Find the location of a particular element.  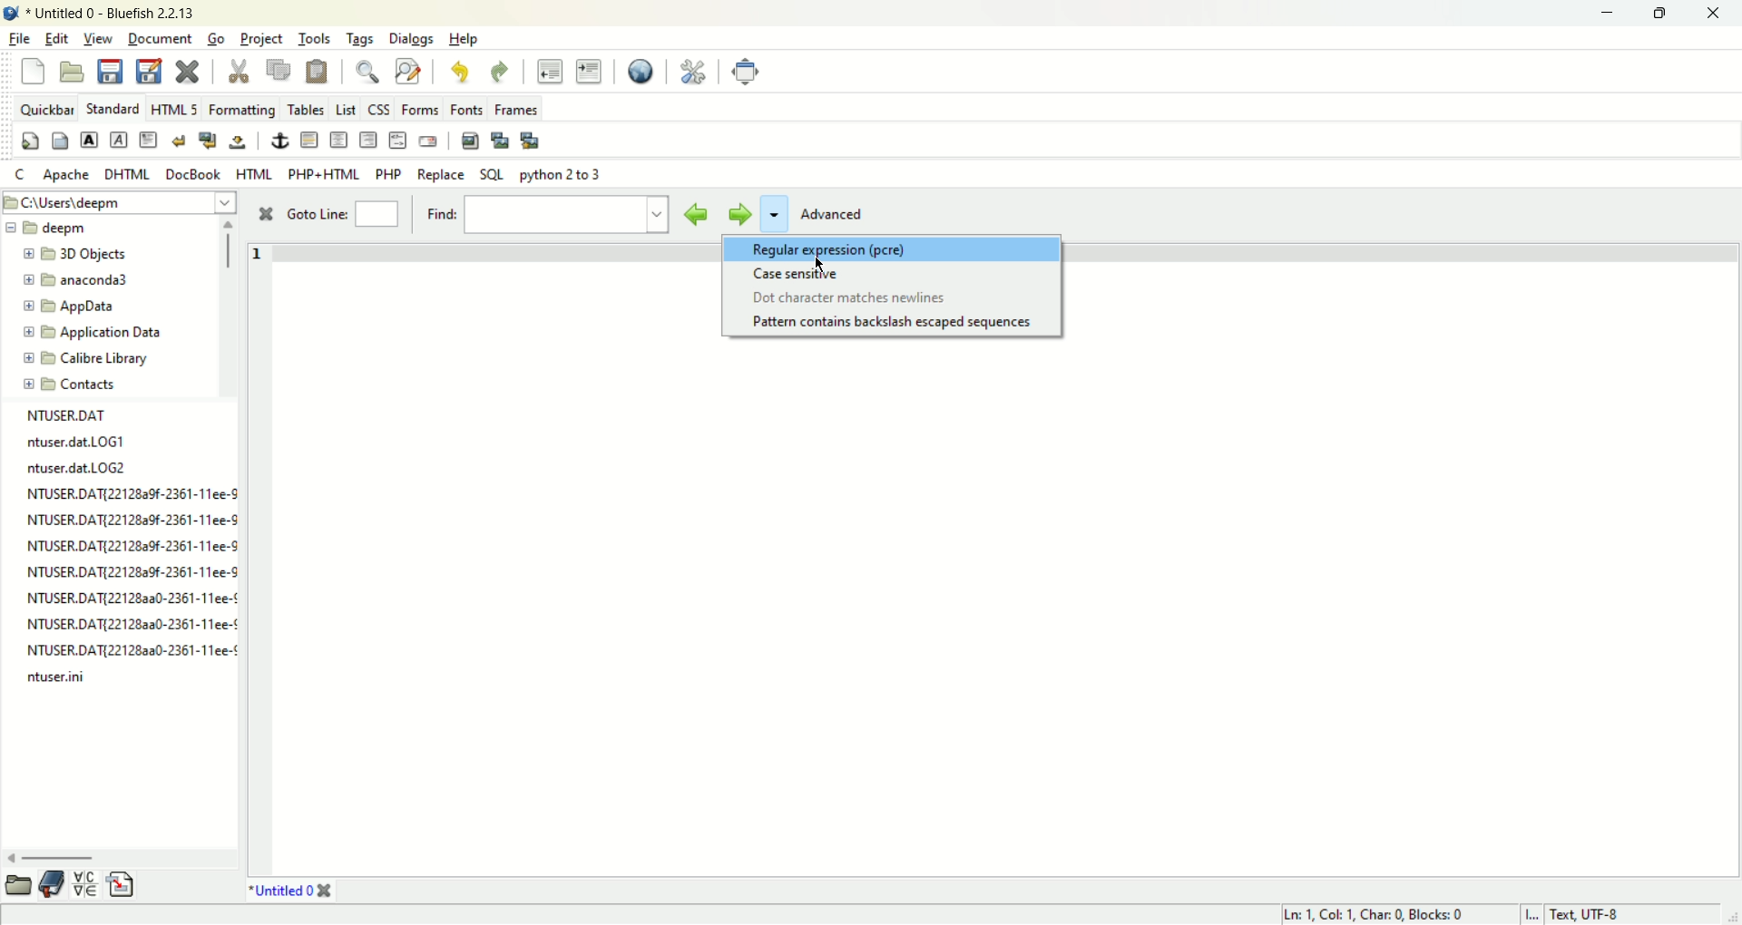

previous is located at coordinates (696, 213).